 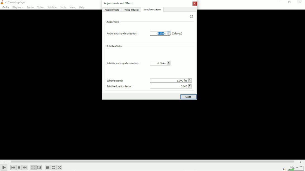 I want to click on Synchronization, so click(x=153, y=9).